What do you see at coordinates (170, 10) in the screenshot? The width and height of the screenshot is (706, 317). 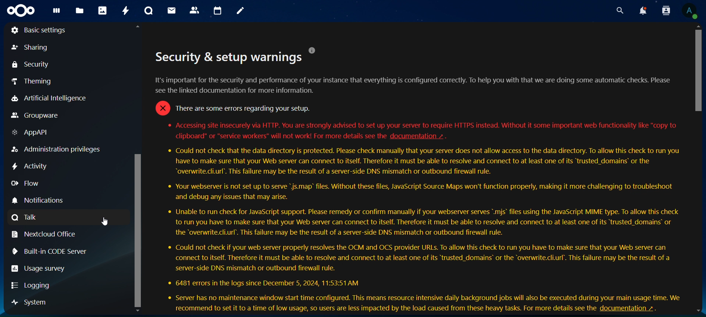 I see `mail` at bounding box center [170, 10].